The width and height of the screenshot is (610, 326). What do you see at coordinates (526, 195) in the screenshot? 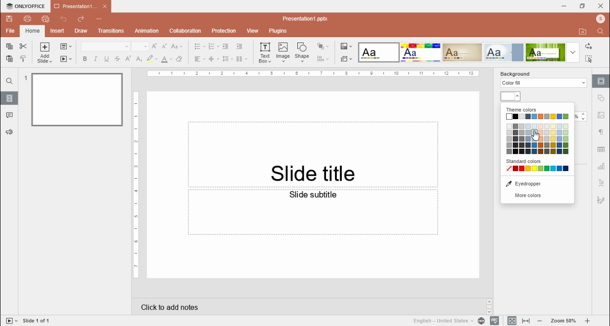
I see `more colors` at bounding box center [526, 195].